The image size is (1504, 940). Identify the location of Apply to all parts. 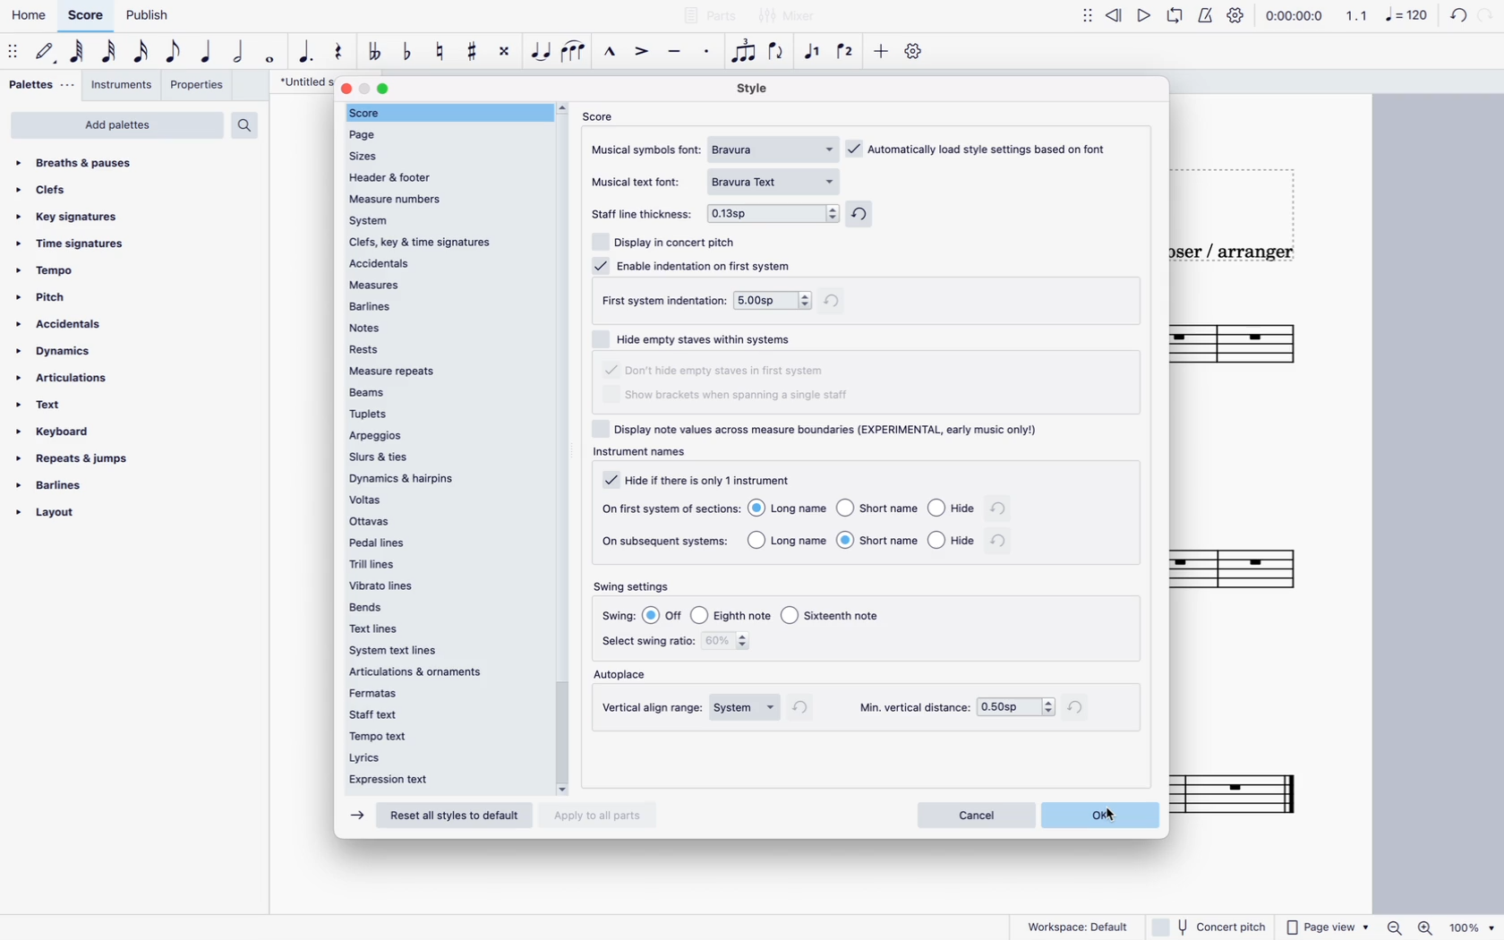
(599, 814).